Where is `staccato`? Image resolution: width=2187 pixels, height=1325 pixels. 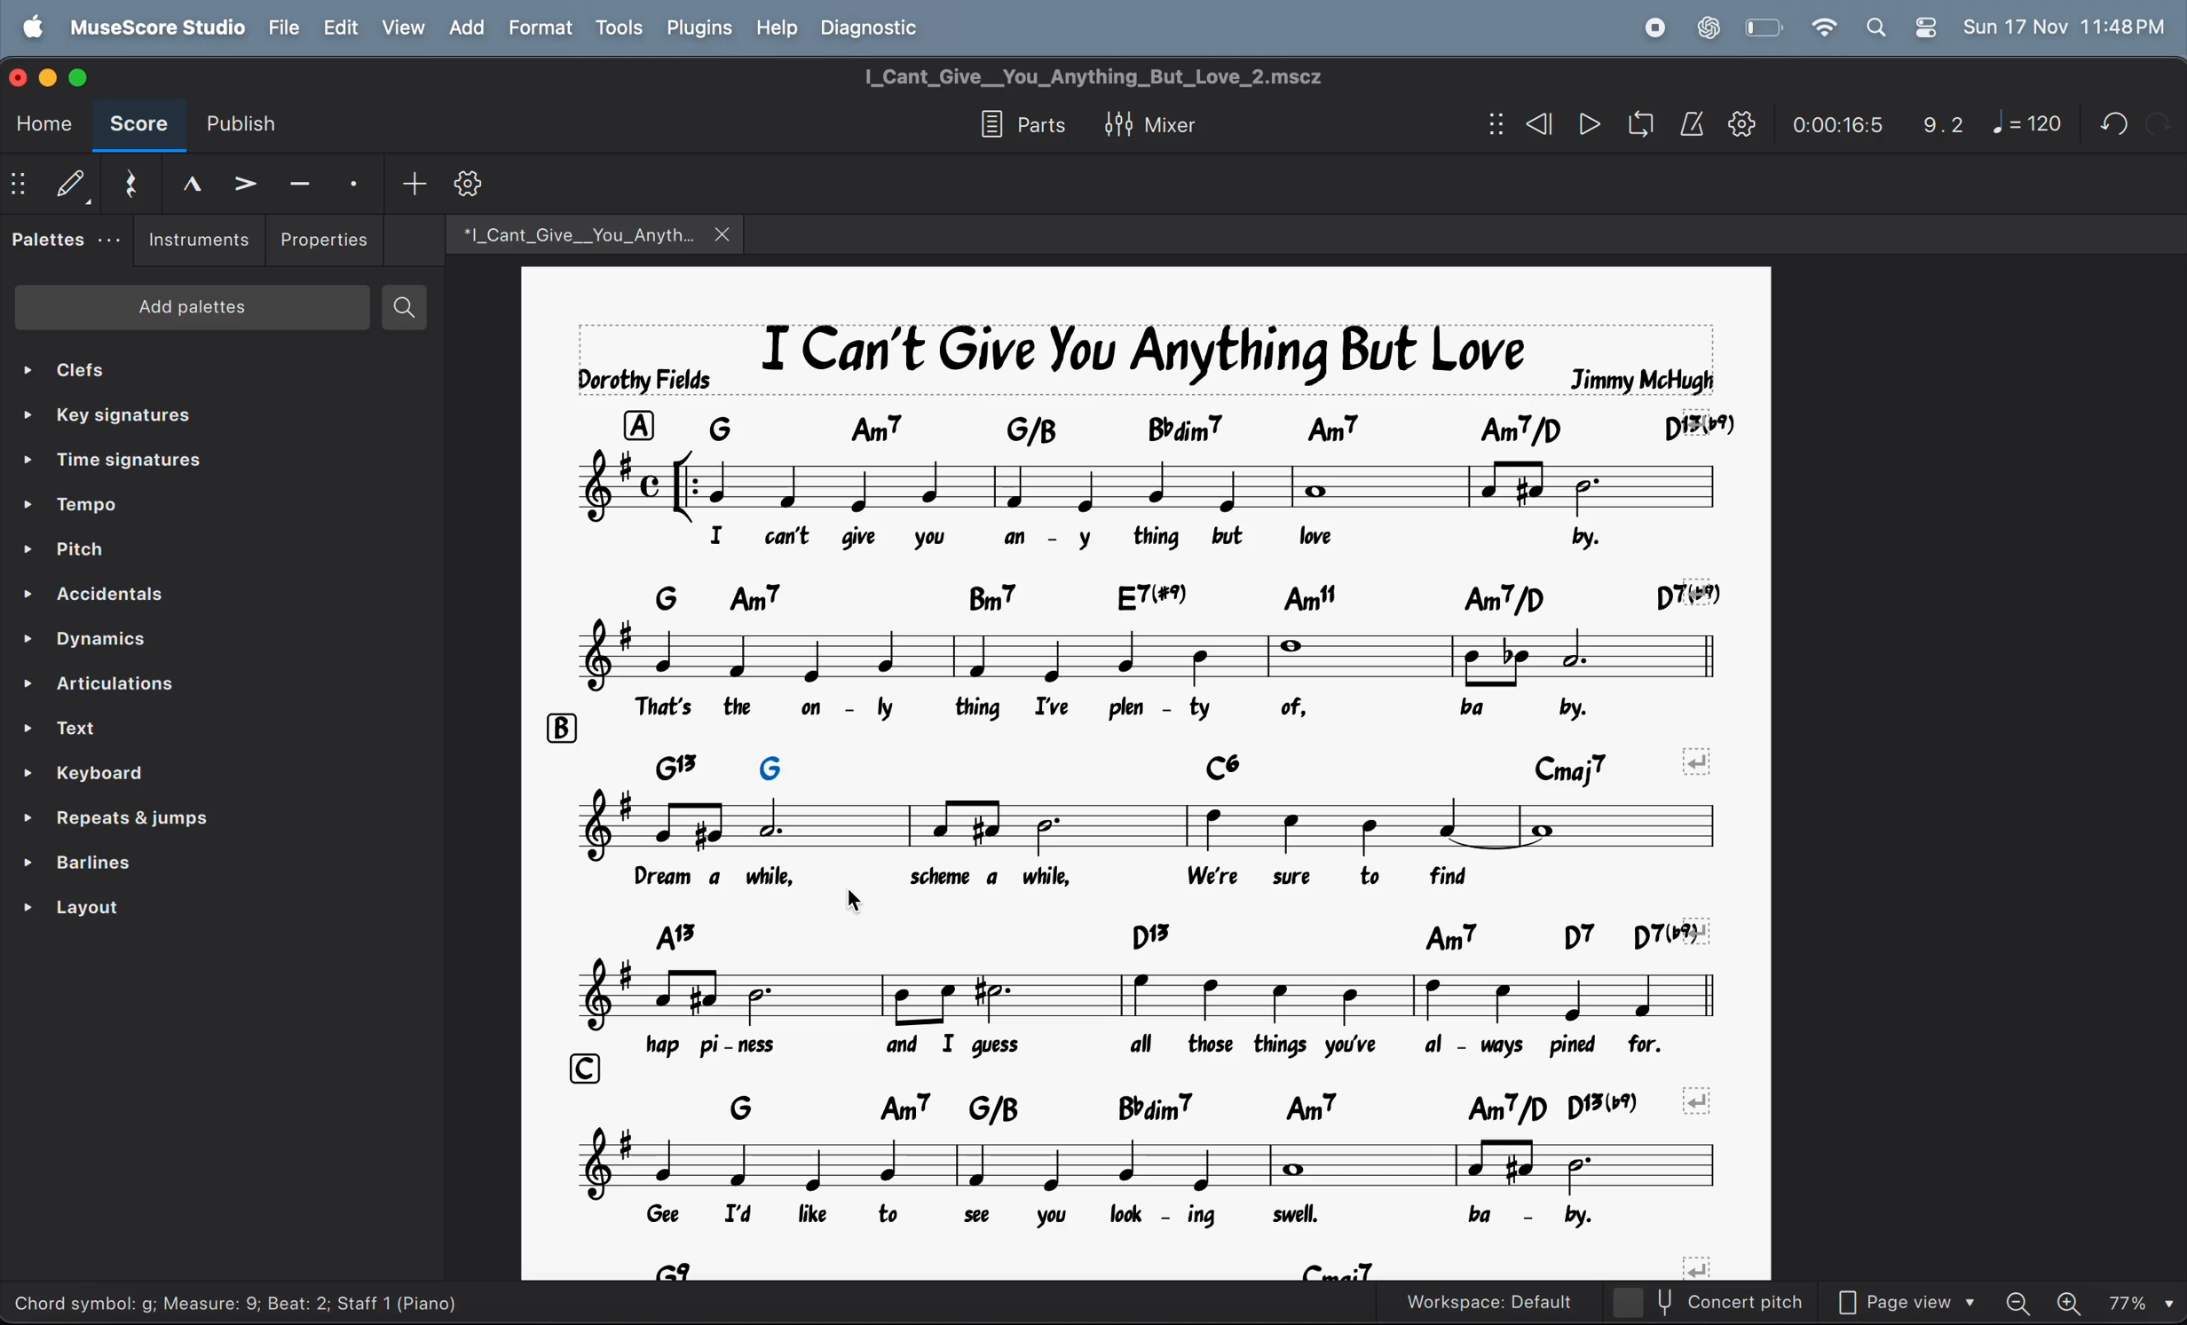
staccato is located at coordinates (359, 183).